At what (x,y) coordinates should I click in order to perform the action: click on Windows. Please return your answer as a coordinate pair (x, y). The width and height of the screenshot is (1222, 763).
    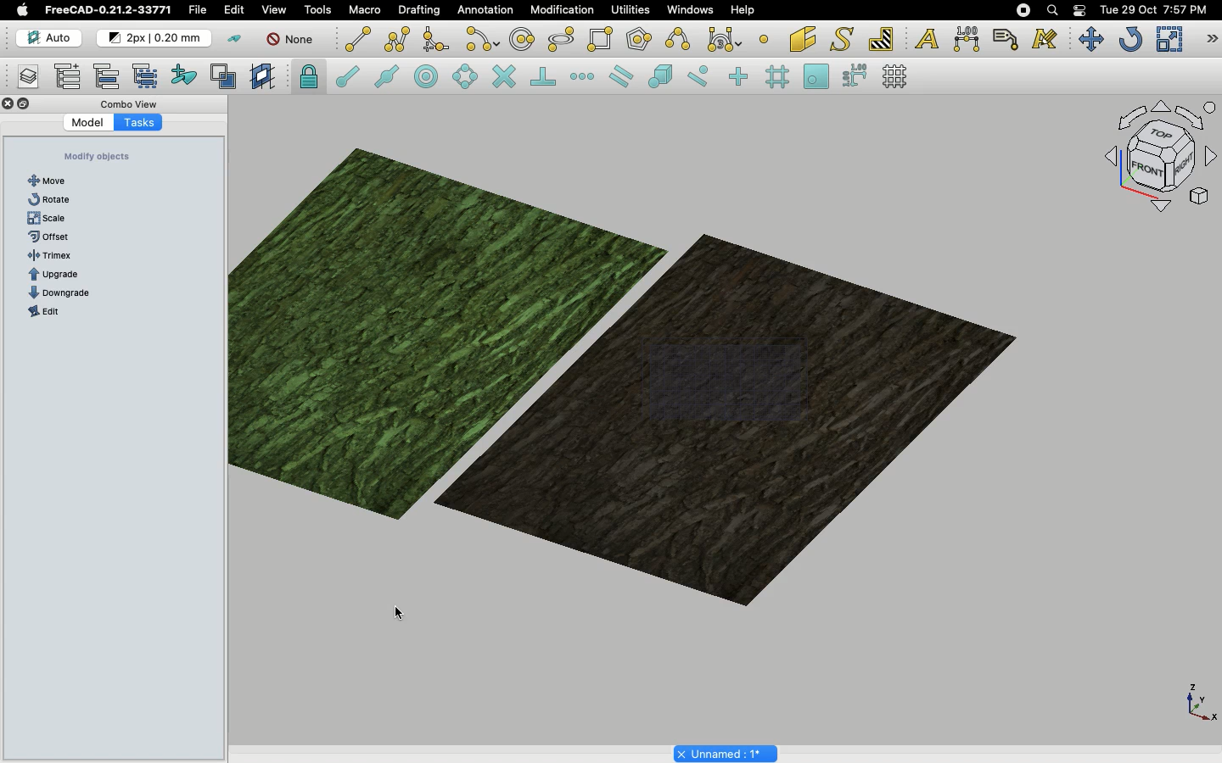
    Looking at the image, I should click on (694, 12).